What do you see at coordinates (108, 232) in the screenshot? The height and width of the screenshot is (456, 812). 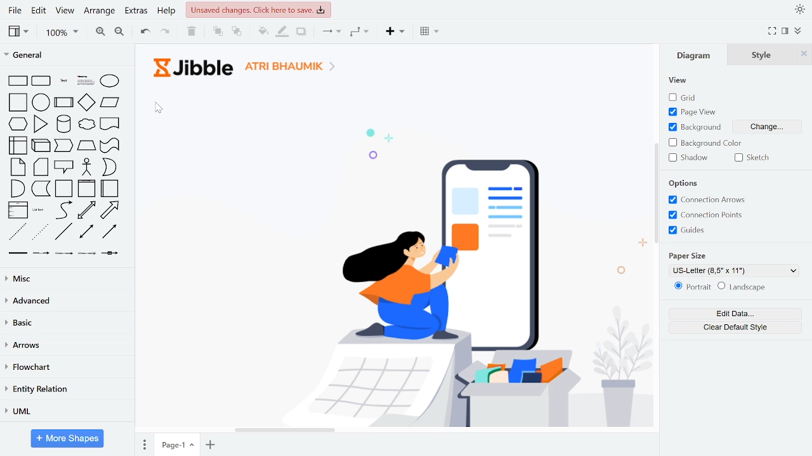 I see `general shapes` at bounding box center [108, 232].